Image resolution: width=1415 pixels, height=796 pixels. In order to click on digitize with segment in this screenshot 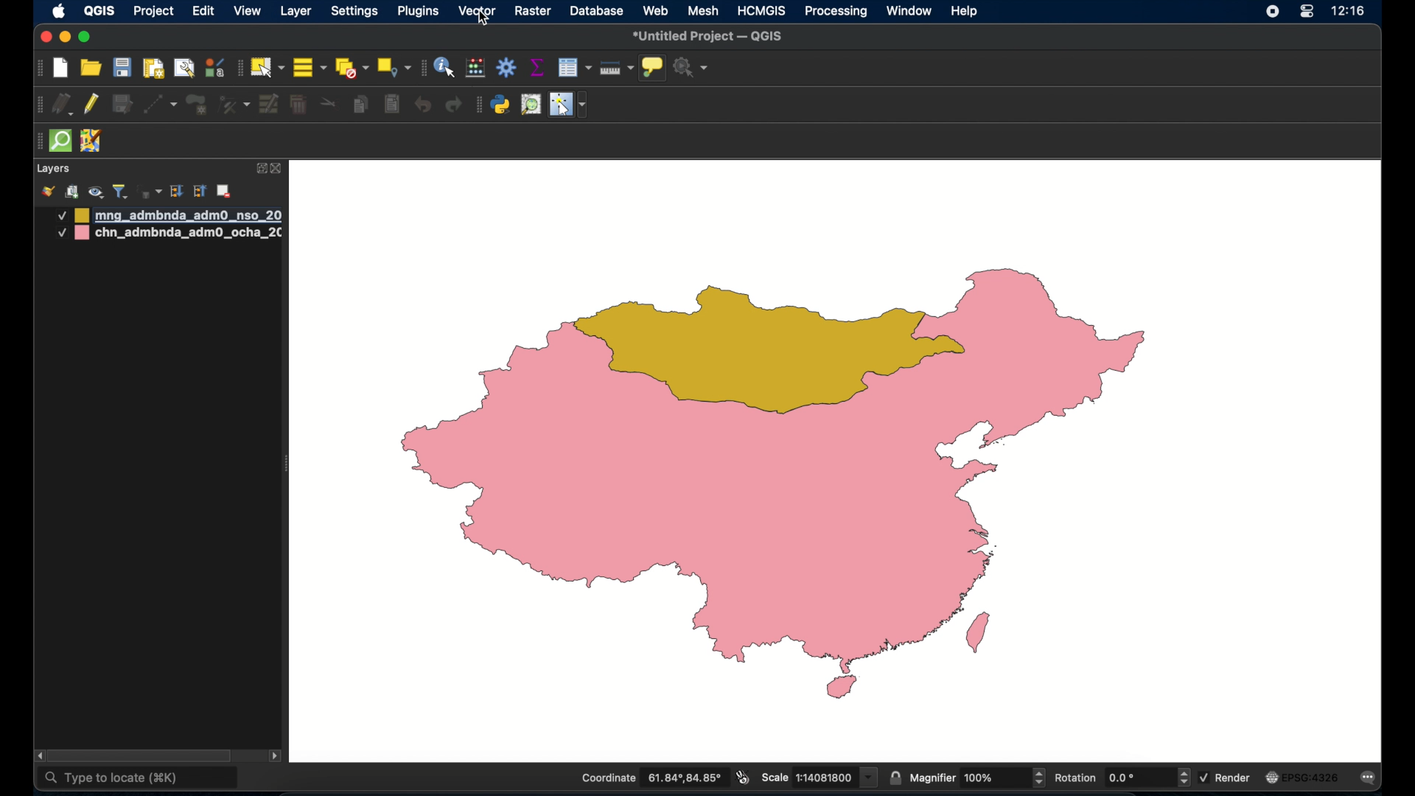, I will do `click(159, 103)`.